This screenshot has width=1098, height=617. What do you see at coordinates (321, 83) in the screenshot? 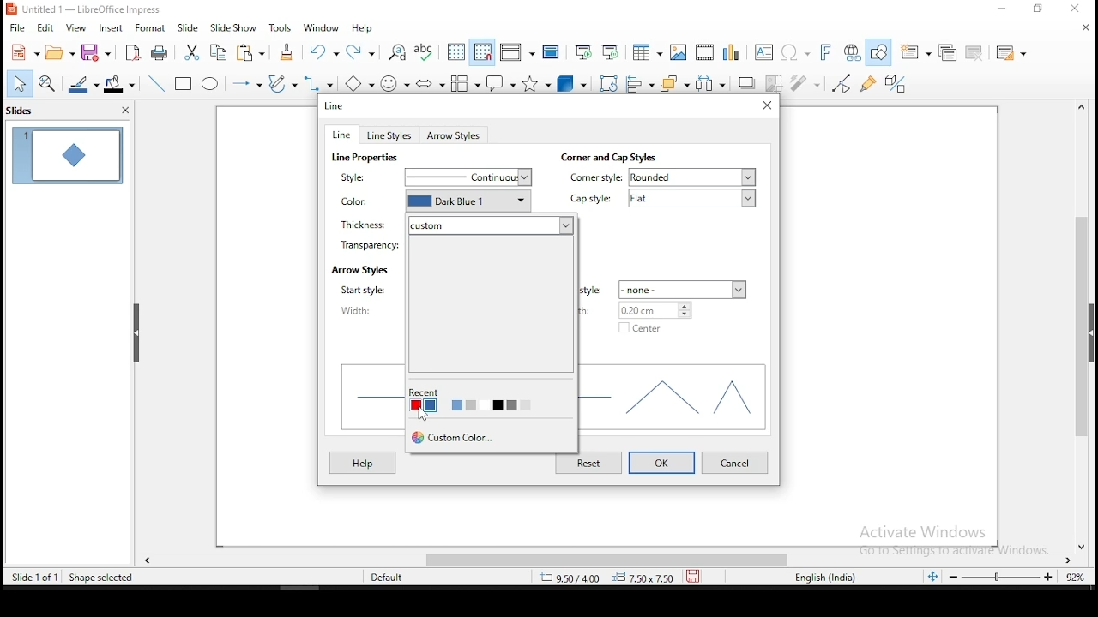
I see `connectors` at bounding box center [321, 83].